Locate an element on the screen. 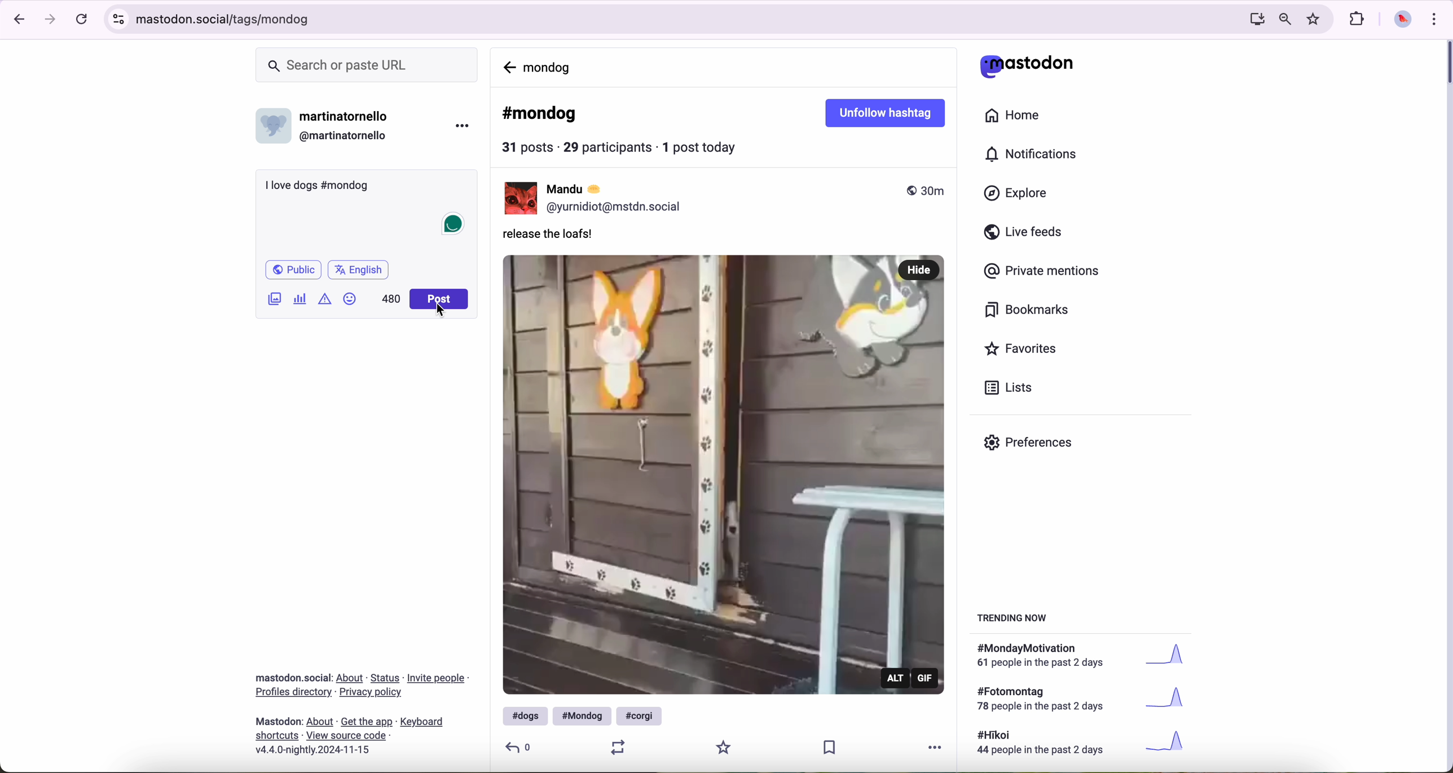 This screenshot has height=773, width=1453. trending is located at coordinates (1016, 620).